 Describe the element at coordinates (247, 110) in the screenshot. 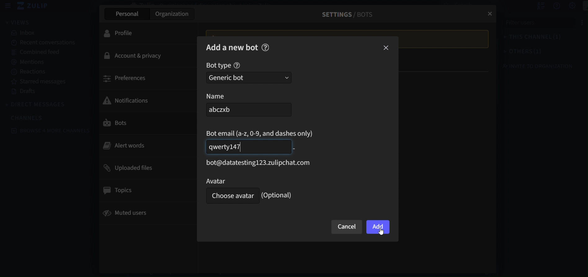

I see `abczxb` at that location.